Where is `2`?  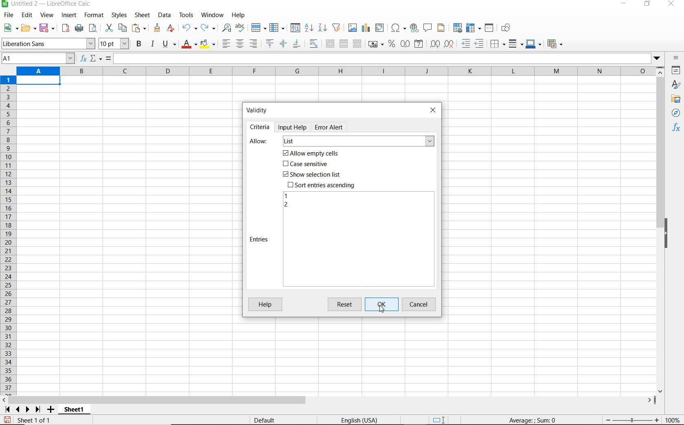 2 is located at coordinates (286, 205).